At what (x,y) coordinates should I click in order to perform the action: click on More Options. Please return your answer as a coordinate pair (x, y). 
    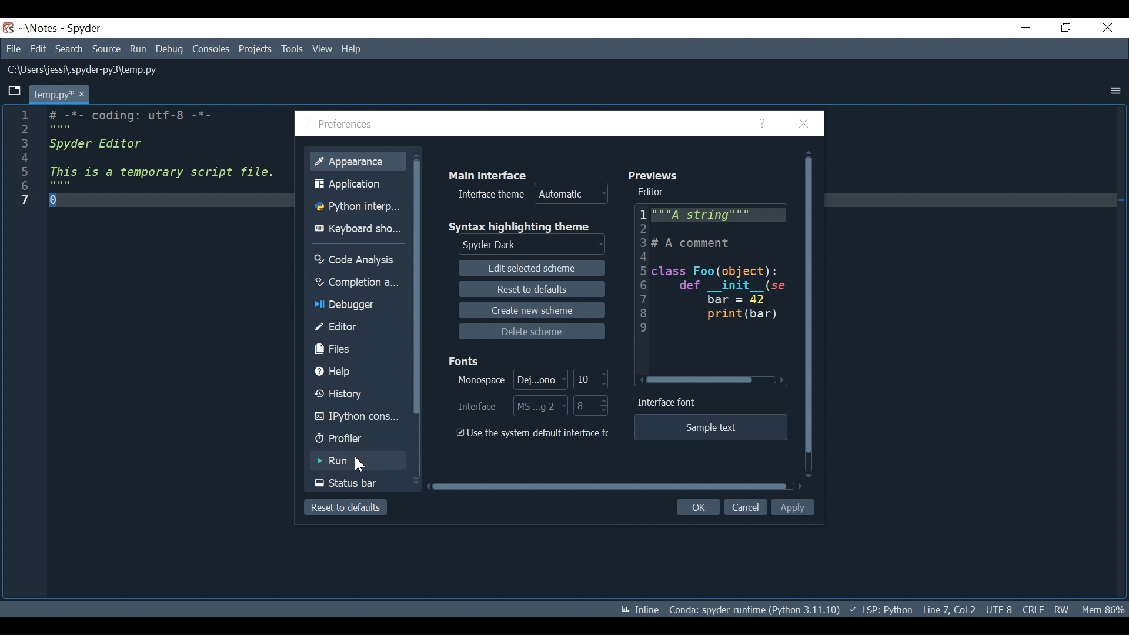
    Looking at the image, I should click on (1113, 92).